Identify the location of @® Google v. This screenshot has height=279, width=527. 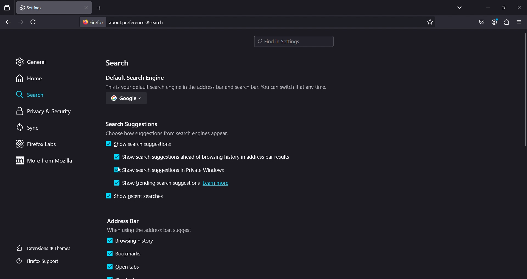
(124, 100).